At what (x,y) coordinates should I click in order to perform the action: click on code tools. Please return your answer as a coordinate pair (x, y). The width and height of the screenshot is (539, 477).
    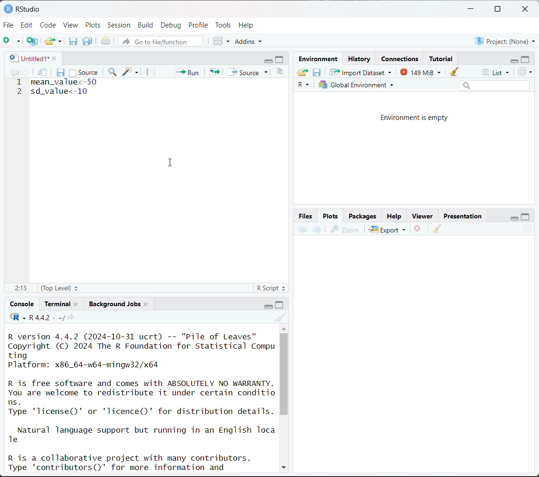
    Looking at the image, I should click on (131, 71).